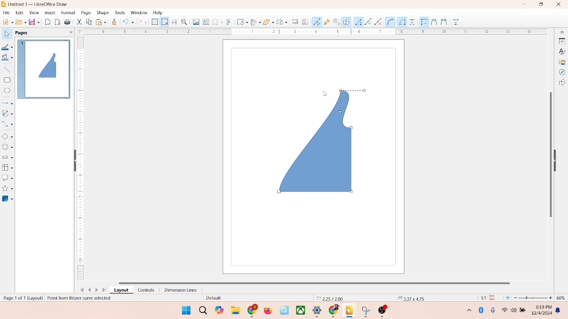 The height and width of the screenshot is (319, 568). What do you see at coordinates (174, 22) in the screenshot?
I see `helplines` at bounding box center [174, 22].